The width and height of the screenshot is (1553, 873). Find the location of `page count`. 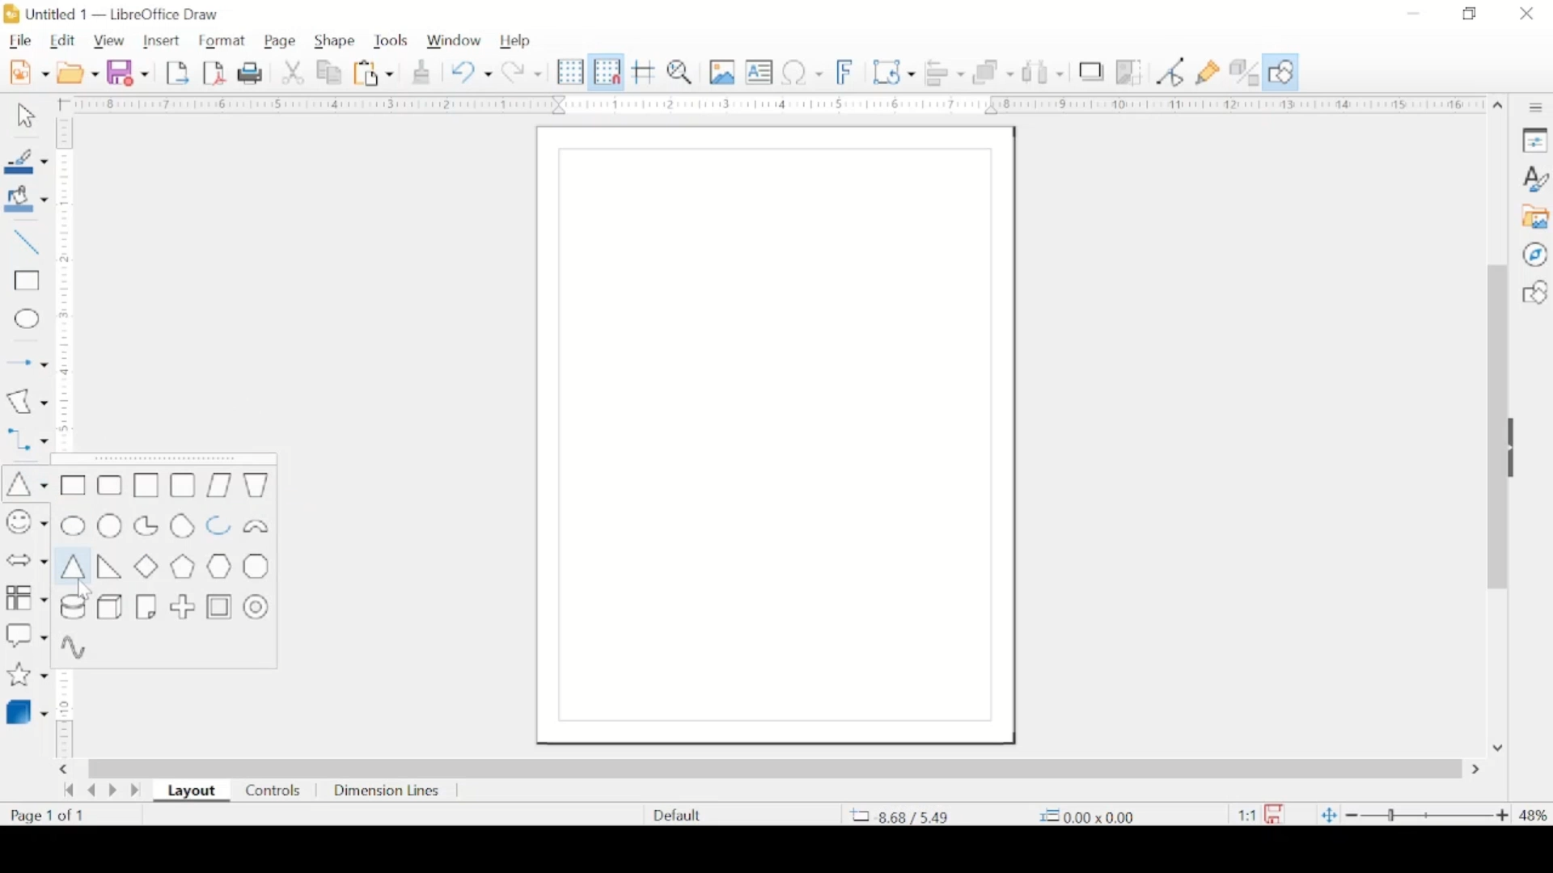

page count is located at coordinates (46, 816).